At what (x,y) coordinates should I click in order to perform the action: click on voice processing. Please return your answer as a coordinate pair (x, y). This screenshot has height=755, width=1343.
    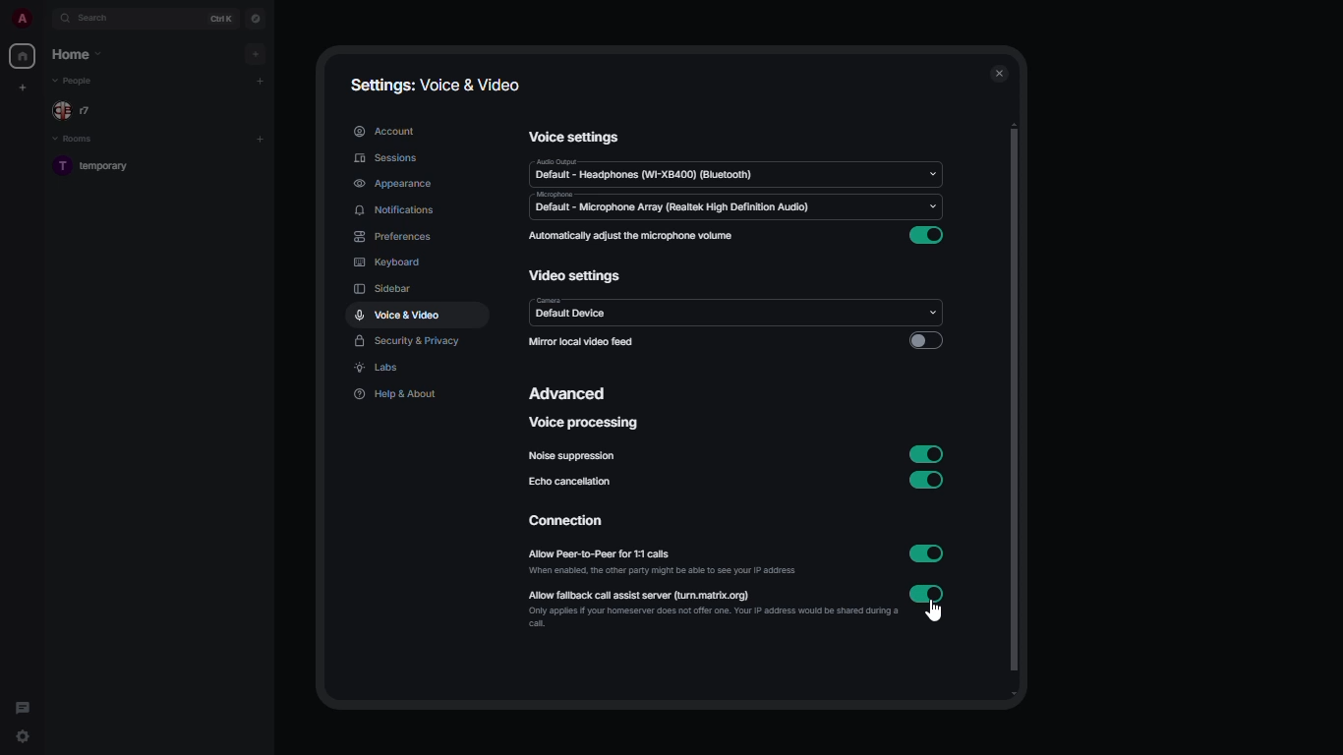
    Looking at the image, I should click on (587, 423).